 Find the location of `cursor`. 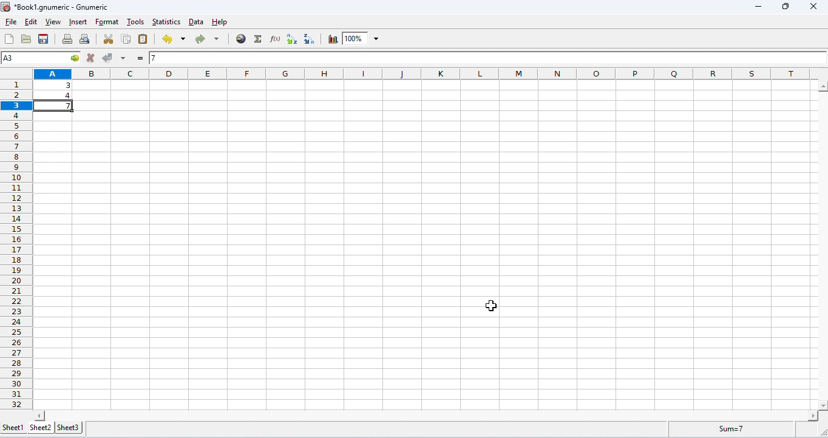

cursor is located at coordinates (491, 307).